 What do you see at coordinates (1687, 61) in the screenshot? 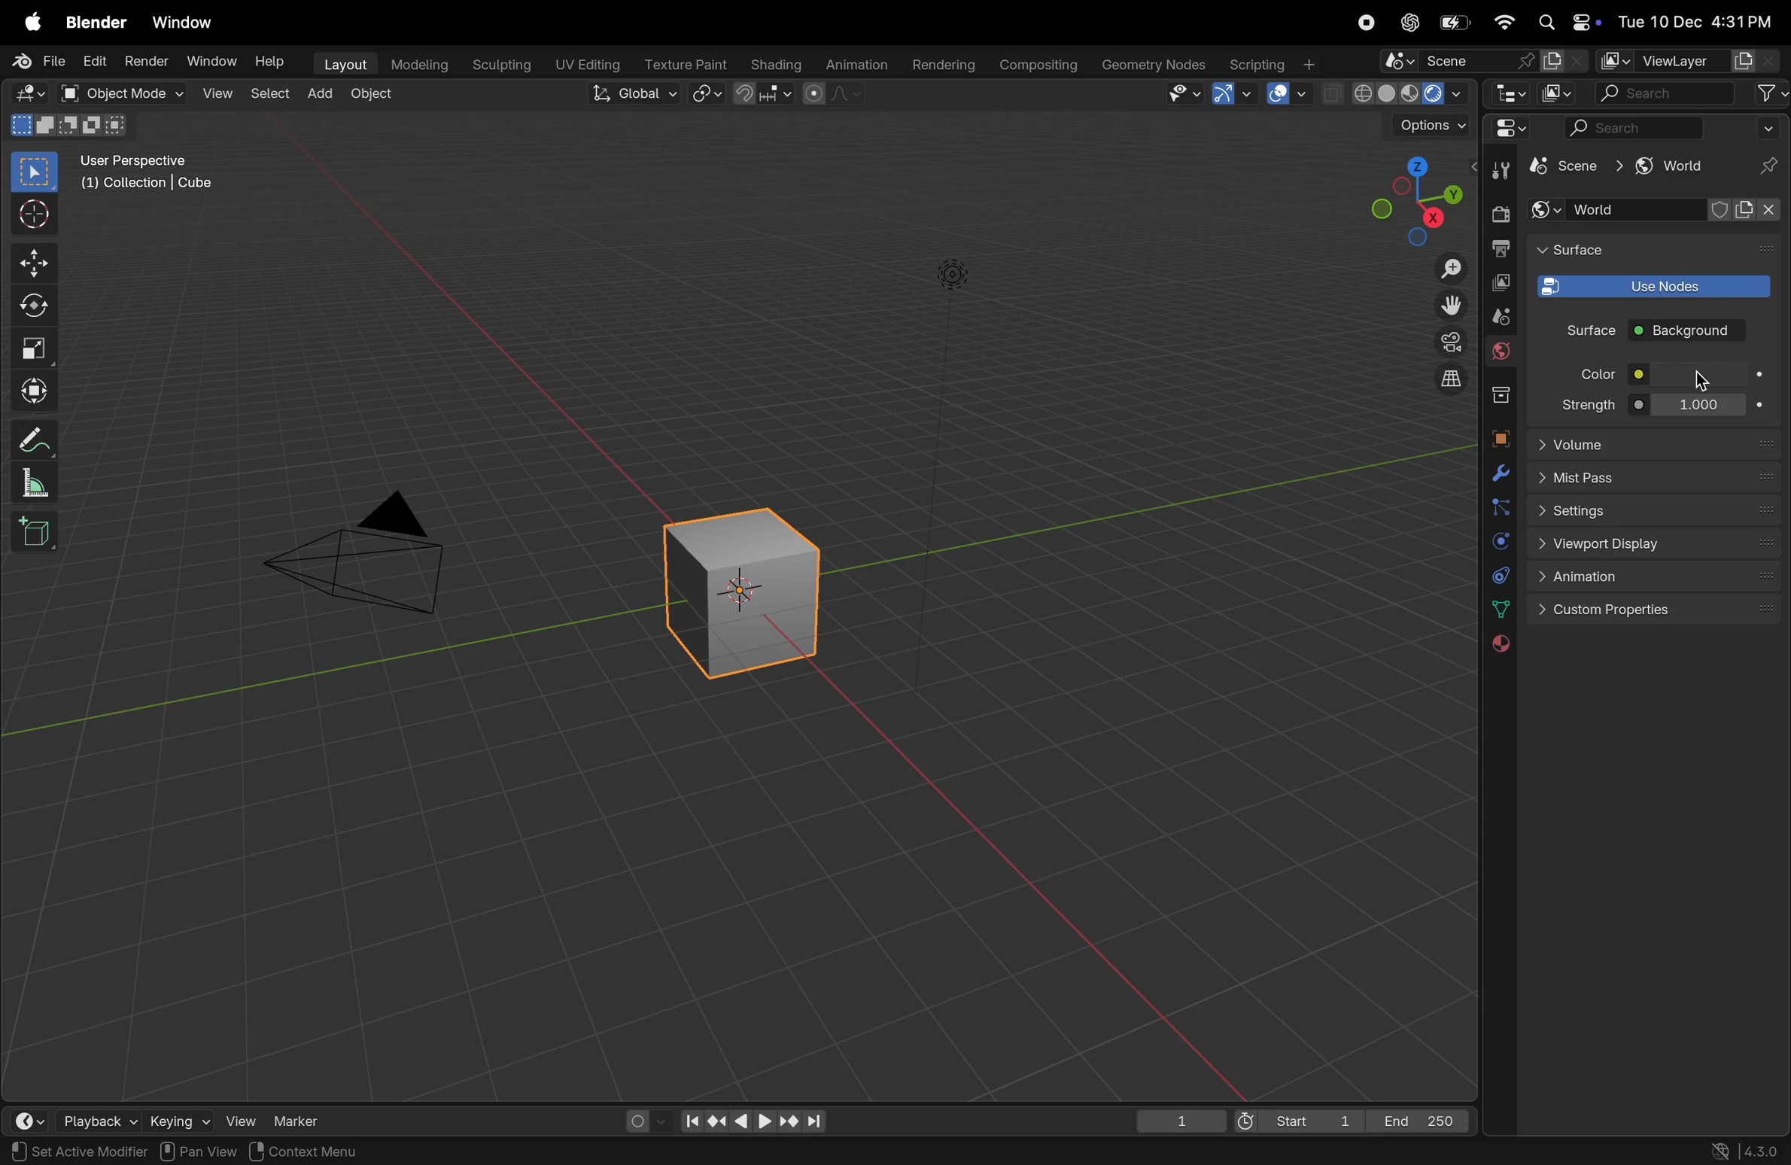
I see `View layer` at bounding box center [1687, 61].